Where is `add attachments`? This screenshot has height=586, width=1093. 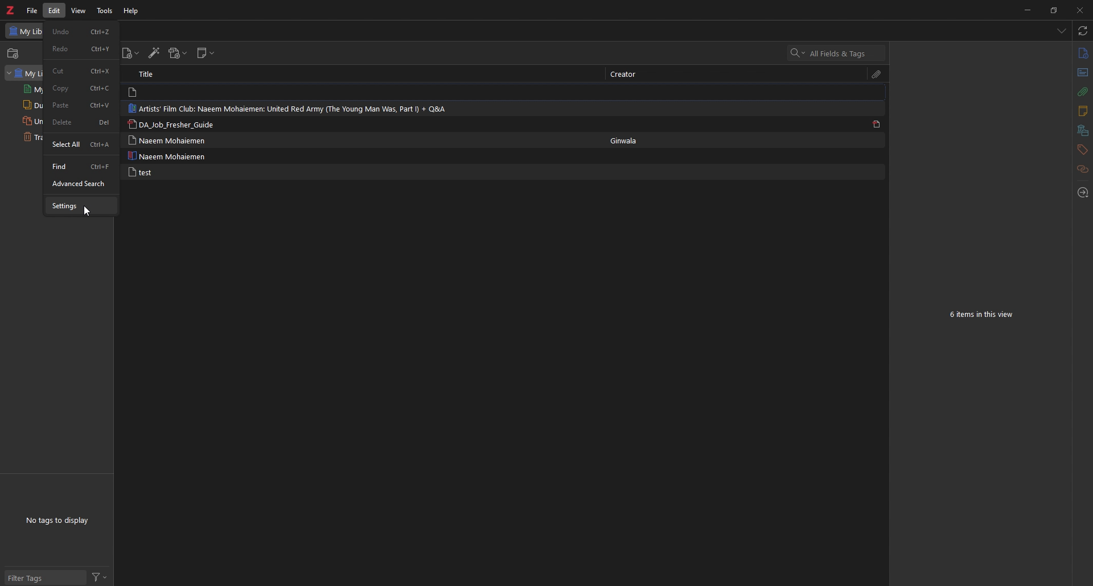 add attachments is located at coordinates (177, 53).